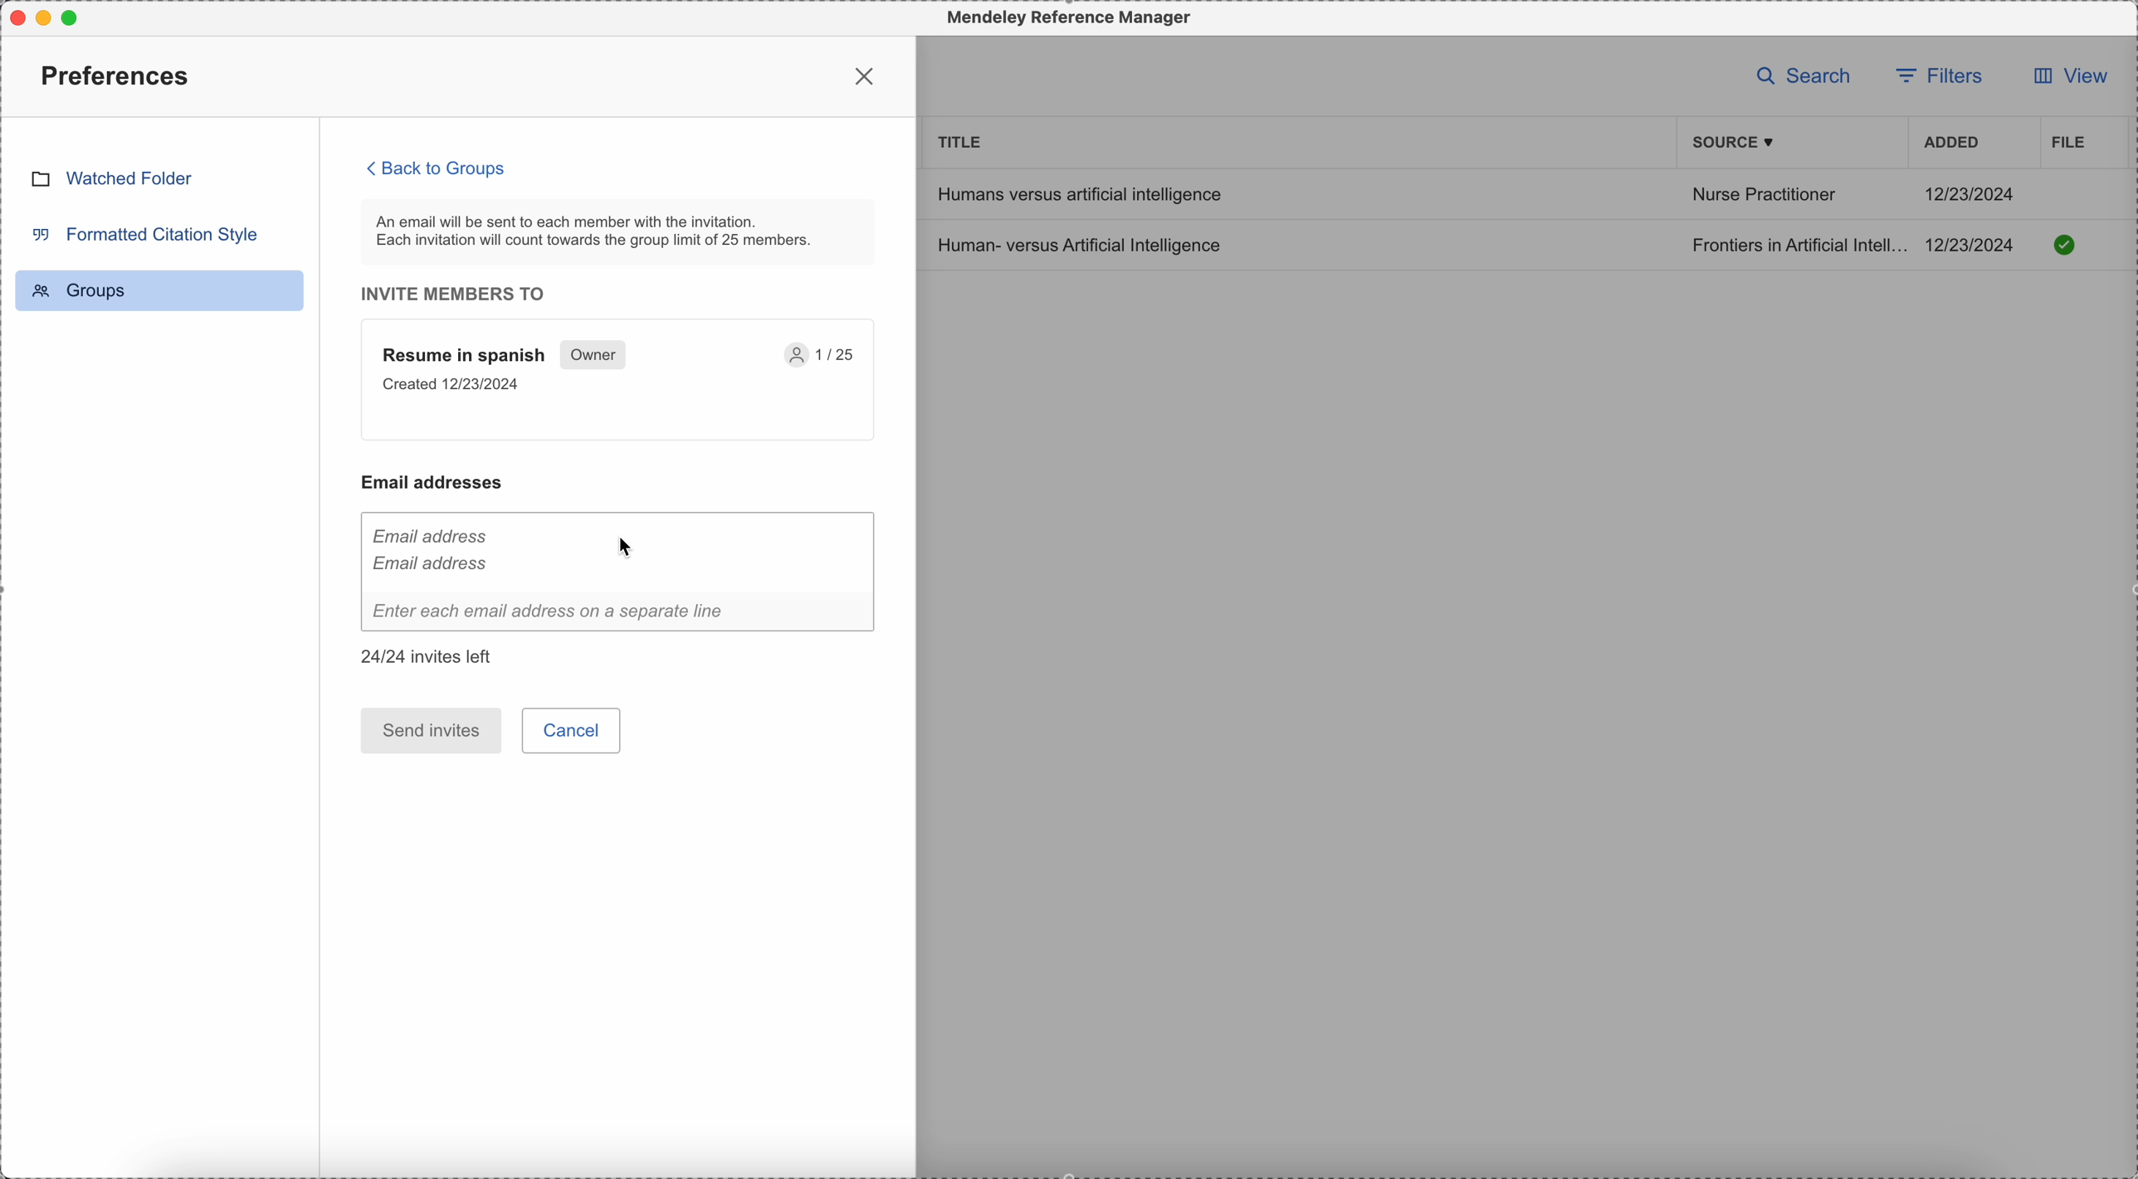  Describe the element at coordinates (1763, 197) in the screenshot. I see `Nurse Practitioner` at that location.